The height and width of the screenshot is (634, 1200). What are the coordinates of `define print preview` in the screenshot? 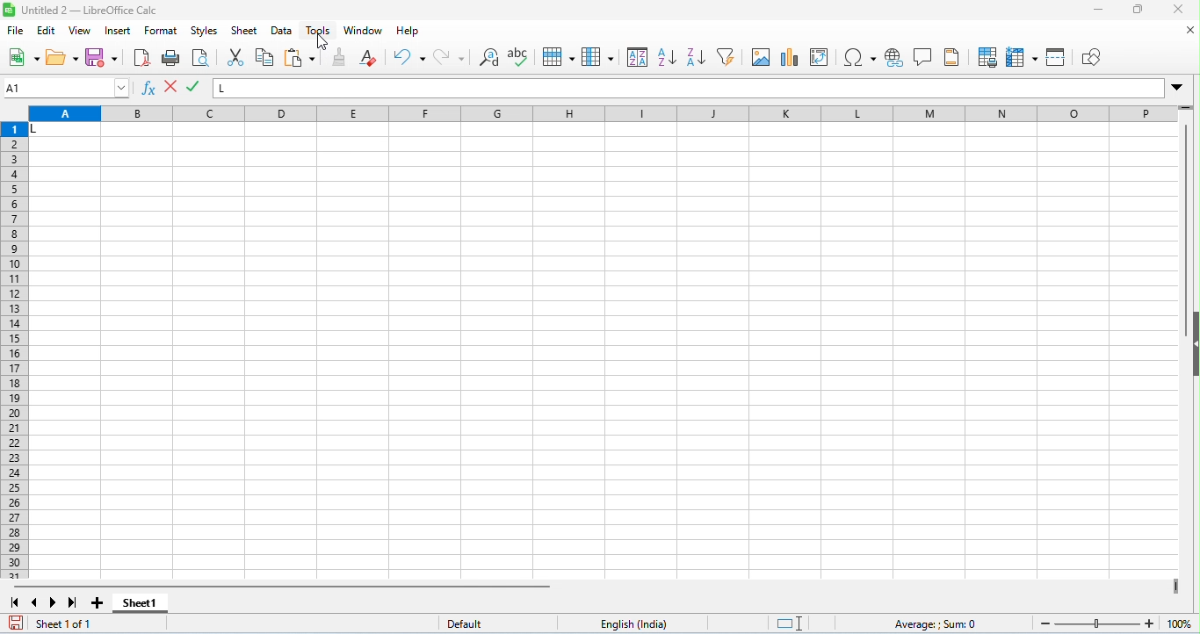 It's located at (989, 57).